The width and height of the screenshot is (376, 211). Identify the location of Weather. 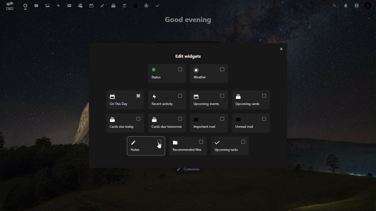
(209, 74).